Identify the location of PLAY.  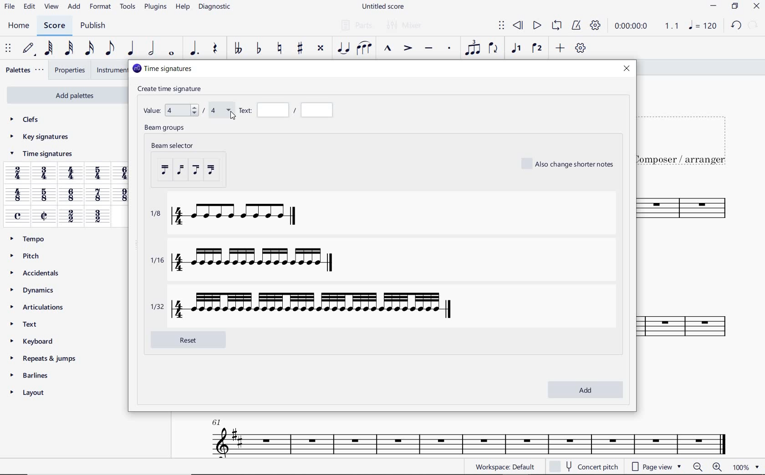
(536, 25).